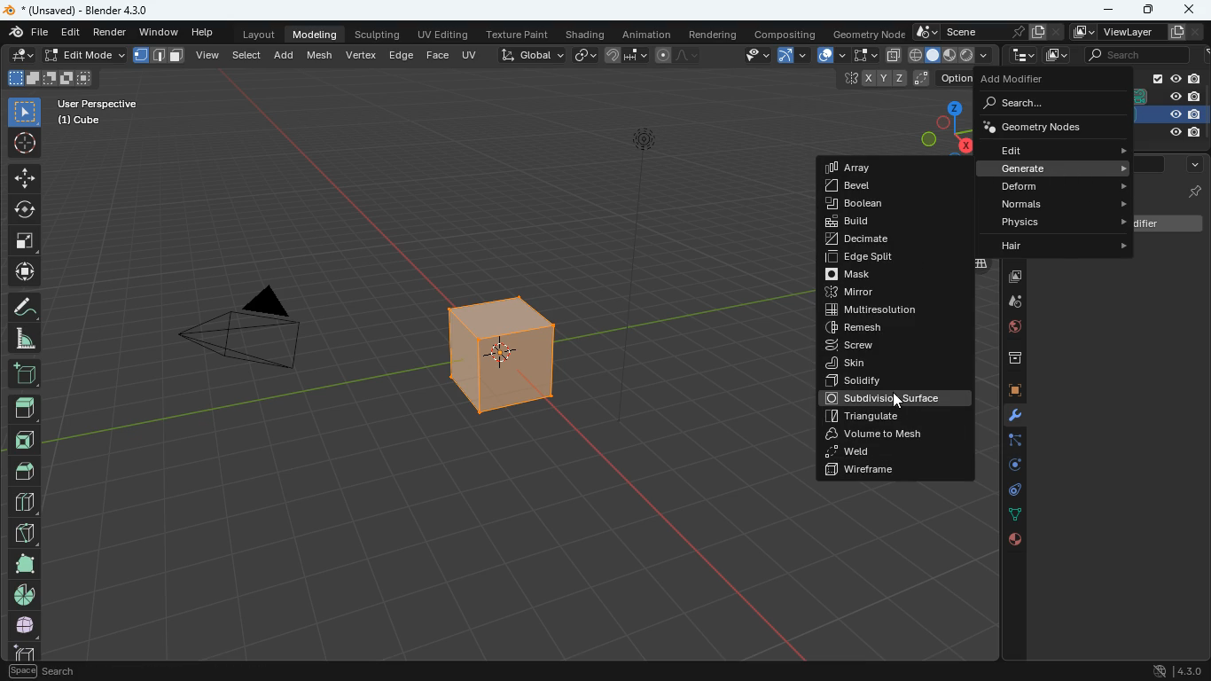 The width and height of the screenshot is (1211, 681). What do you see at coordinates (1045, 151) in the screenshot?
I see `edit` at bounding box center [1045, 151].